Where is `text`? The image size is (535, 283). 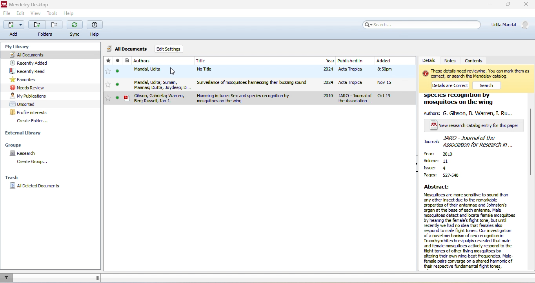 text is located at coordinates (476, 74).